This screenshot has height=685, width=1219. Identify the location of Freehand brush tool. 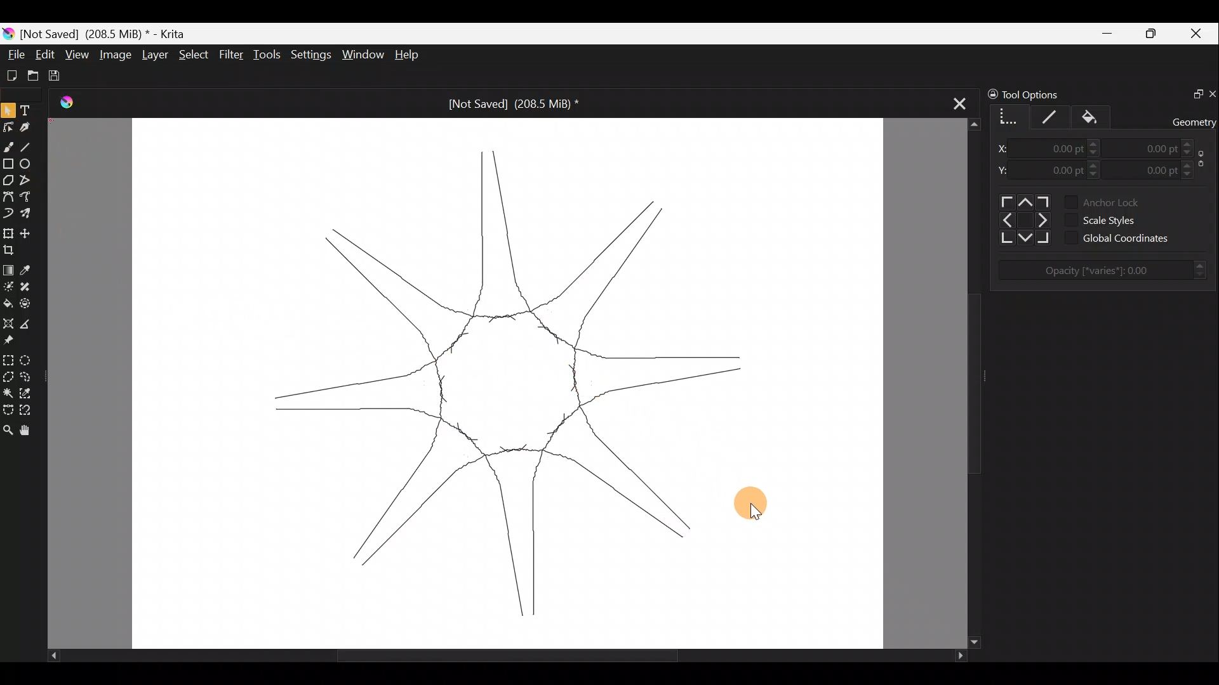
(8, 146).